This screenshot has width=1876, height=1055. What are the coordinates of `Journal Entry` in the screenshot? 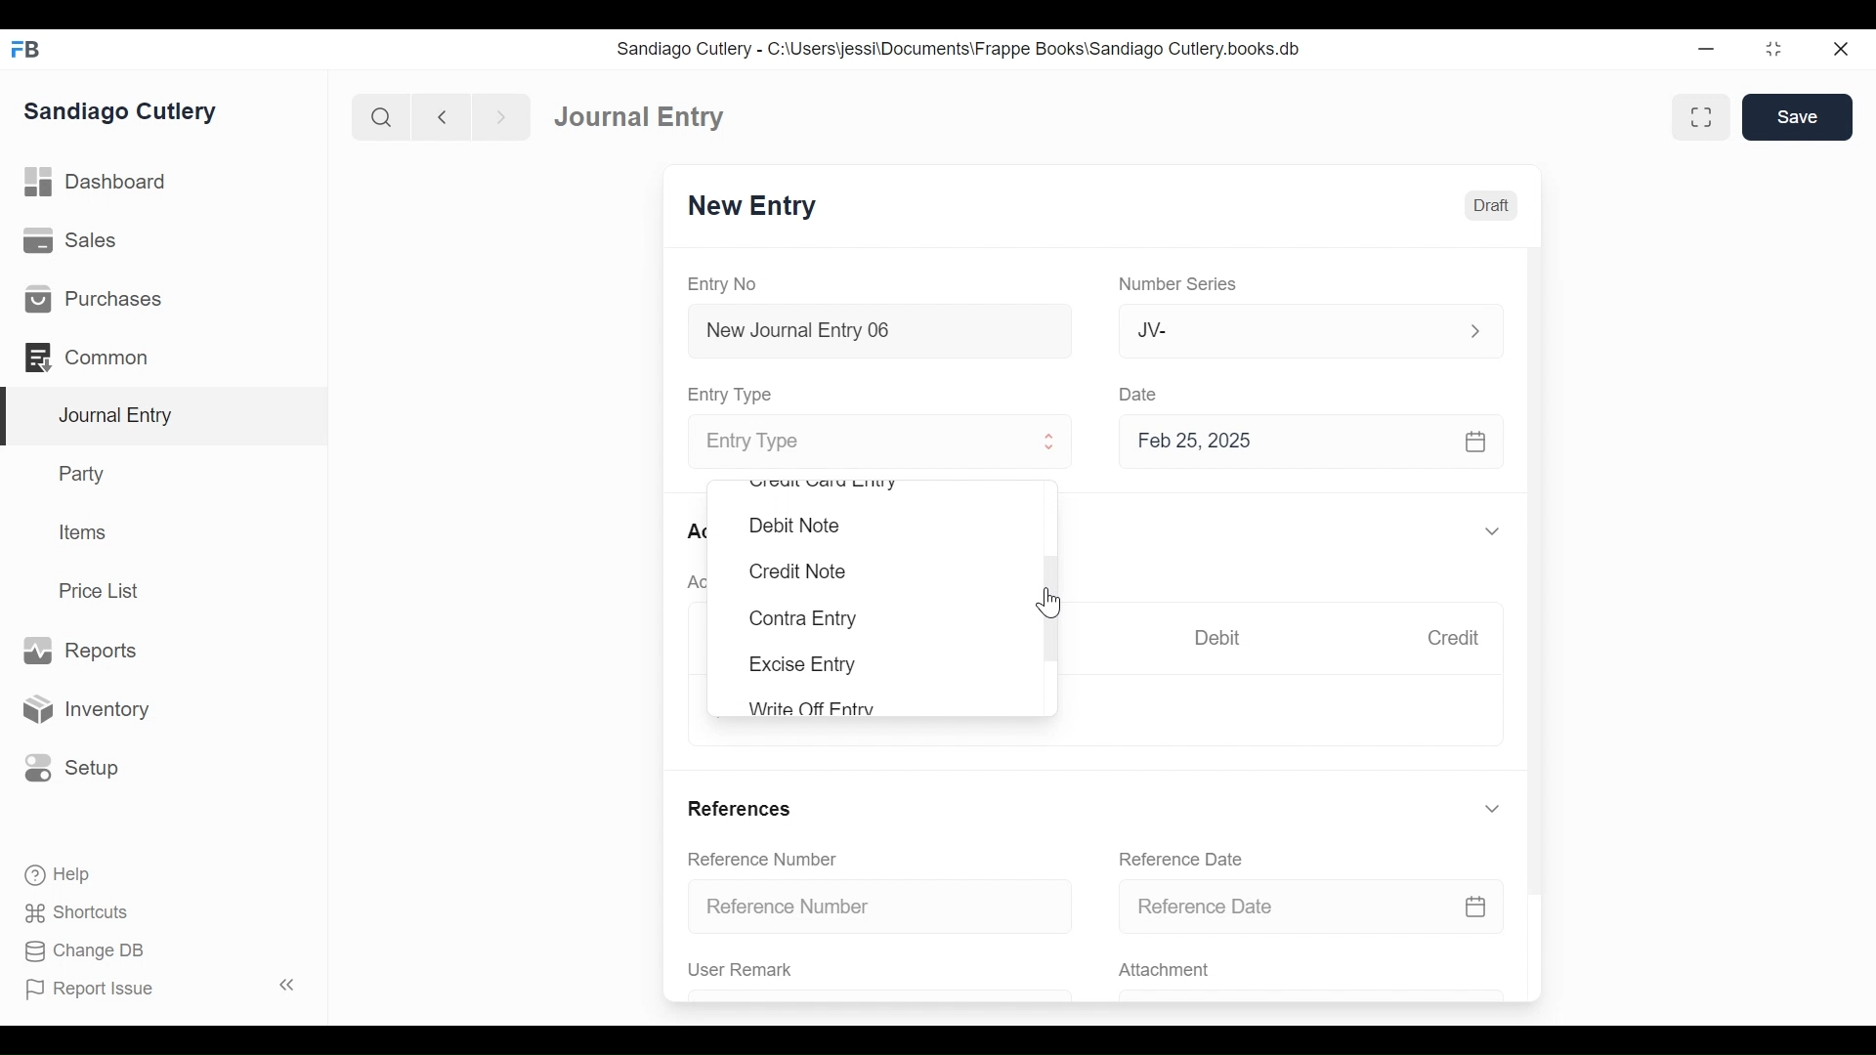 It's located at (640, 115).